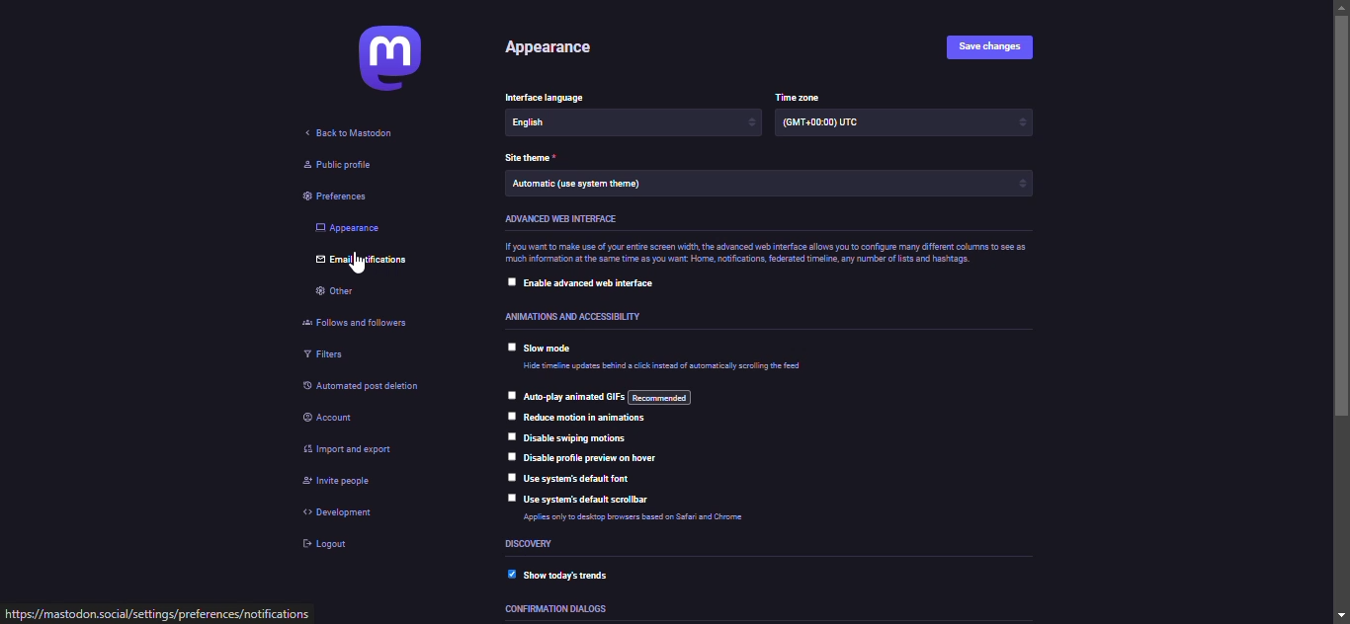 Image resolution: width=1350 pixels, height=624 pixels. Describe the element at coordinates (340, 419) in the screenshot. I see `account` at that location.